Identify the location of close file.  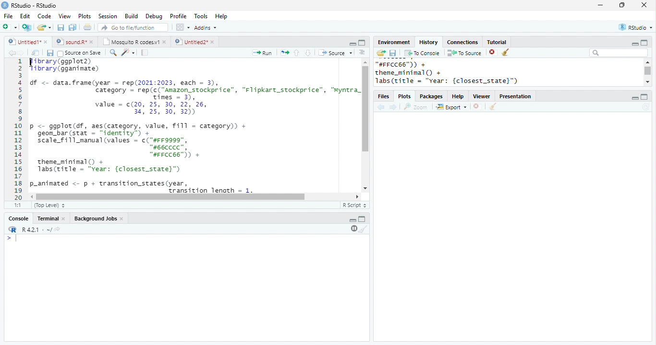
(493, 52).